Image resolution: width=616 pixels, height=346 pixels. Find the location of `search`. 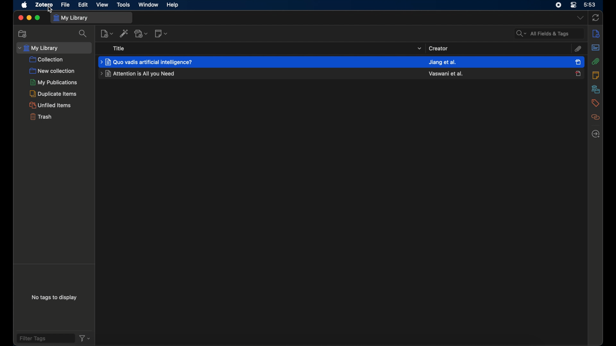

search is located at coordinates (83, 34).